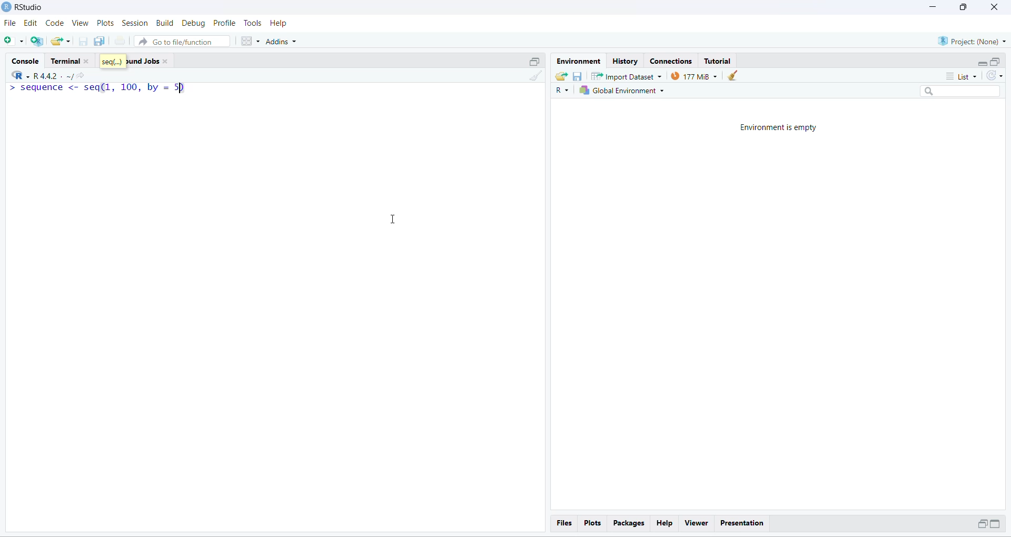 The image size is (1011, 537). Describe the element at coordinates (165, 23) in the screenshot. I see `build` at that location.